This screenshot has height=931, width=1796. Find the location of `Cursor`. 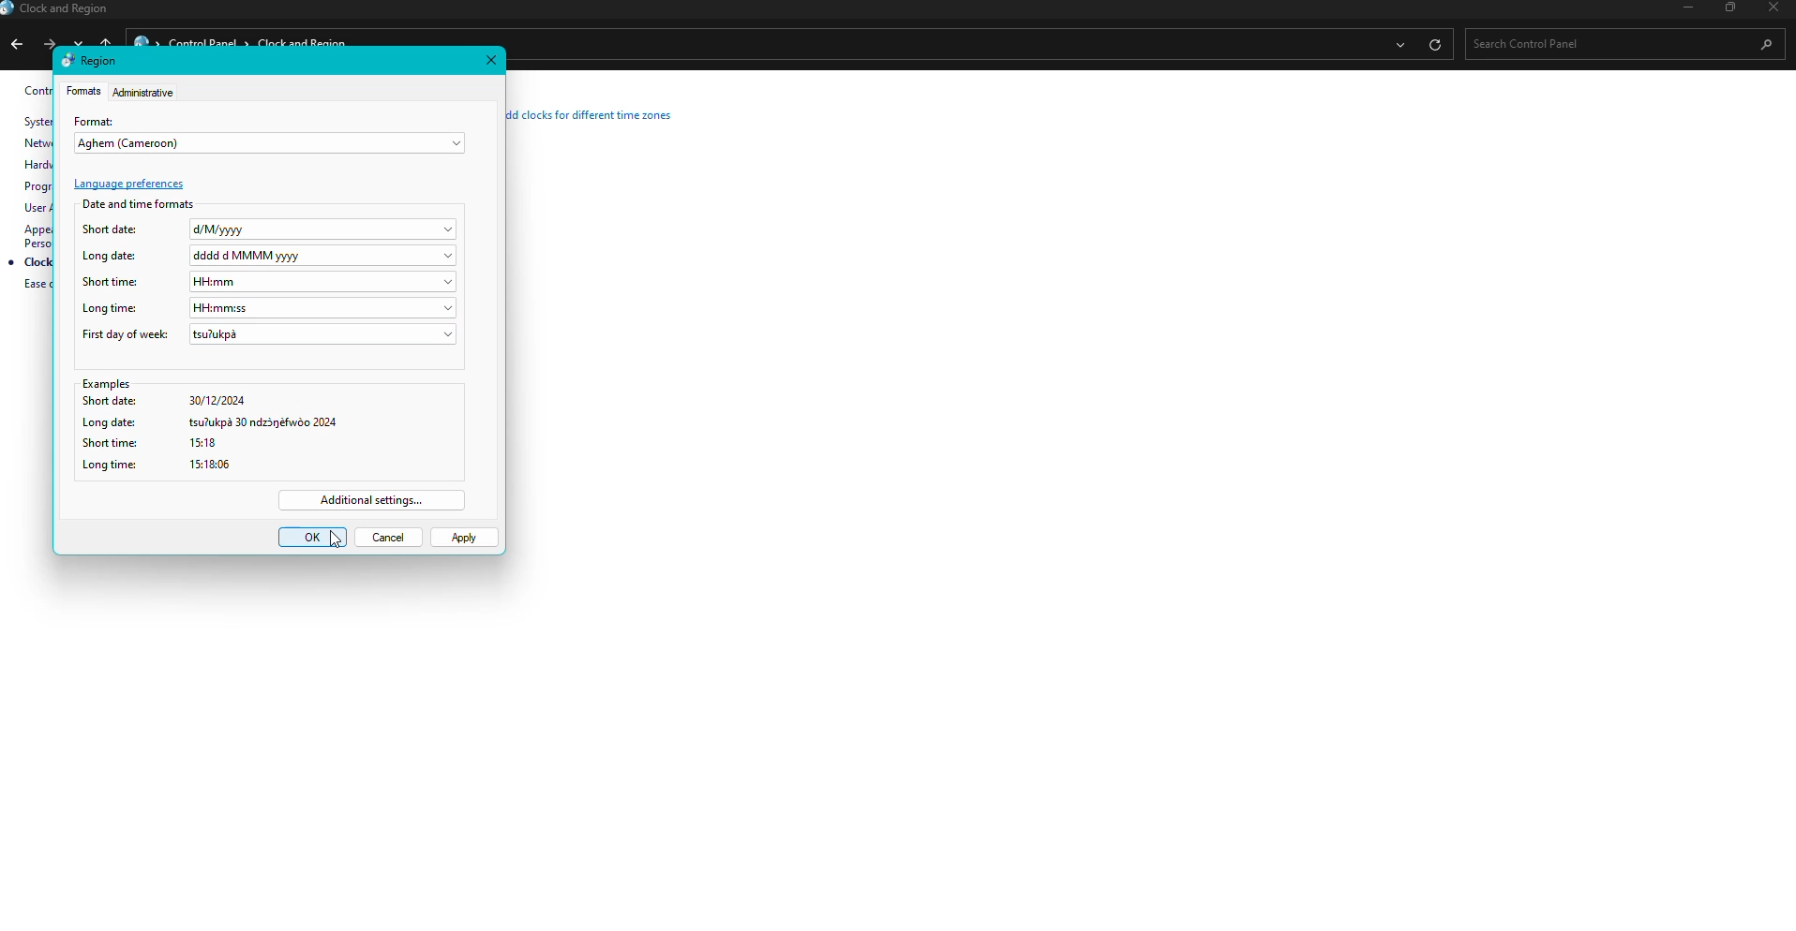

Cursor is located at coordinates (336, 539).